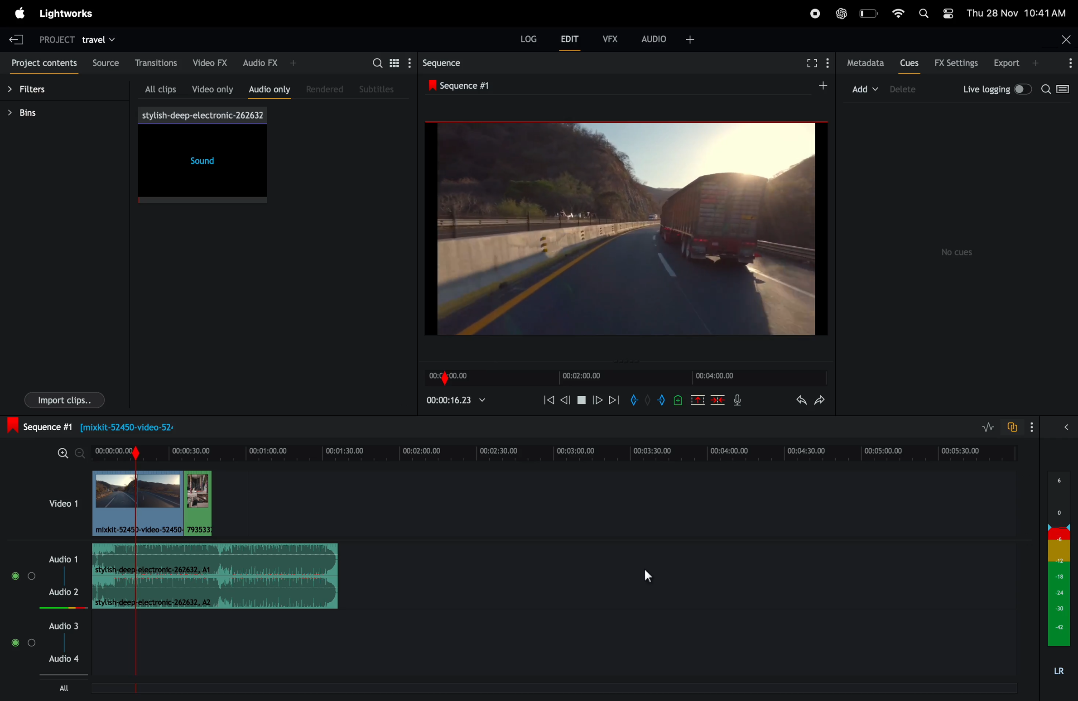  I want to click on nudge back one fame, so click(566, 399).